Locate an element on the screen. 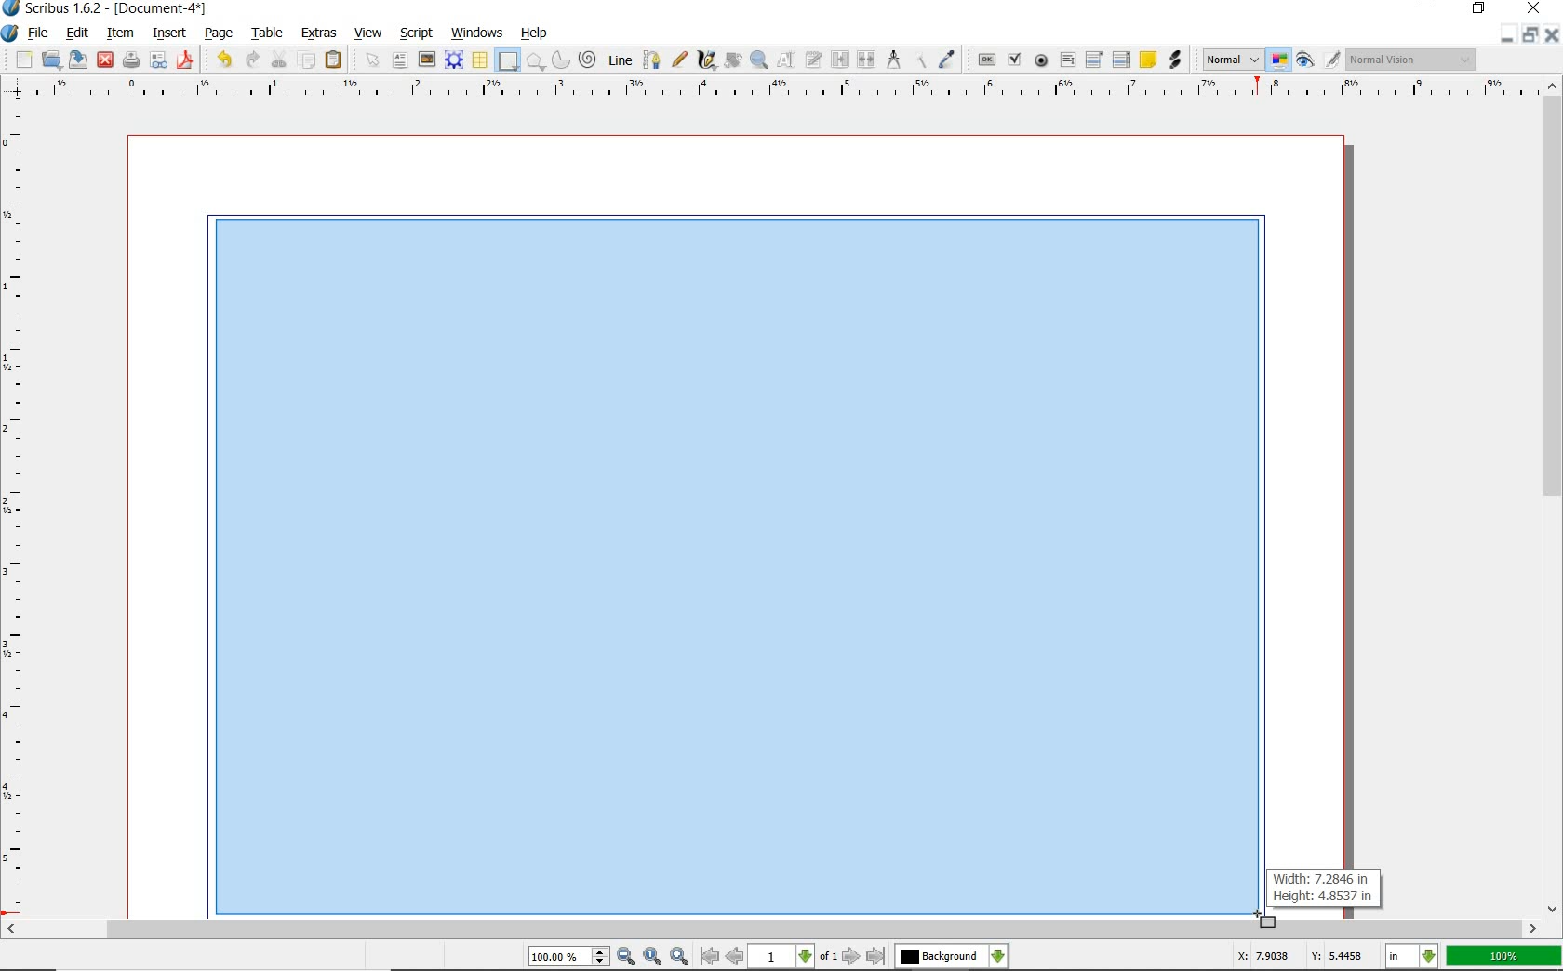  zoom in is located at coordinates (680, 956).